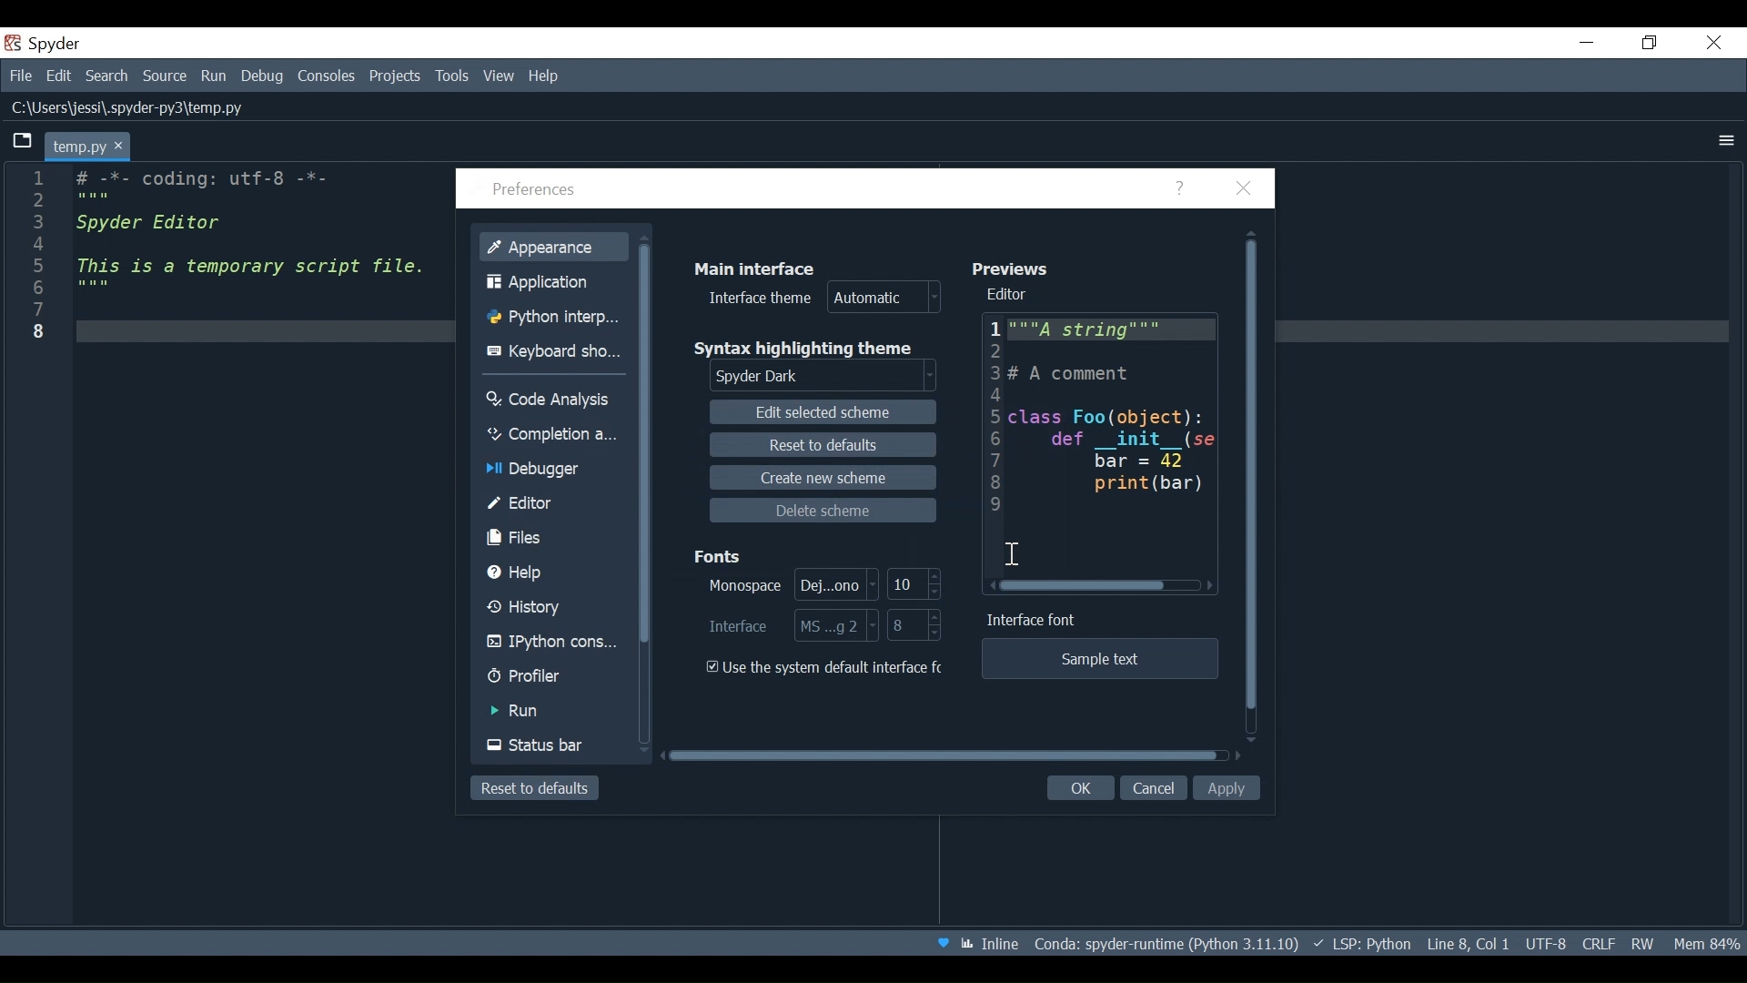  Describe the element at coordinates (166, 76) in the screenshot. I see `Source` at that location.